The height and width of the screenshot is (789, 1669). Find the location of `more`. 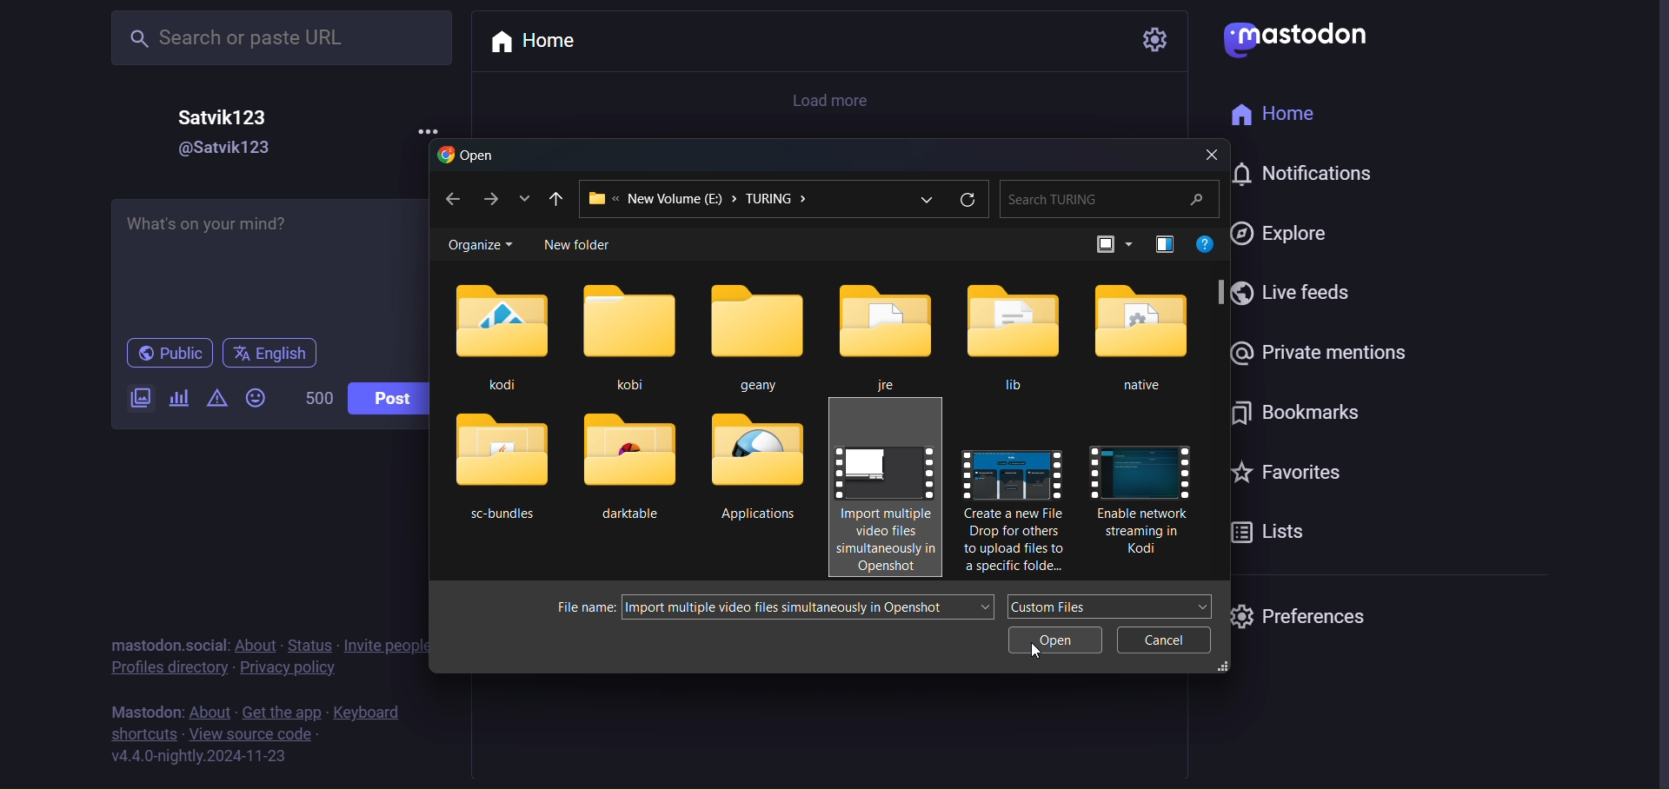

more is located at coordinates (432, 131).